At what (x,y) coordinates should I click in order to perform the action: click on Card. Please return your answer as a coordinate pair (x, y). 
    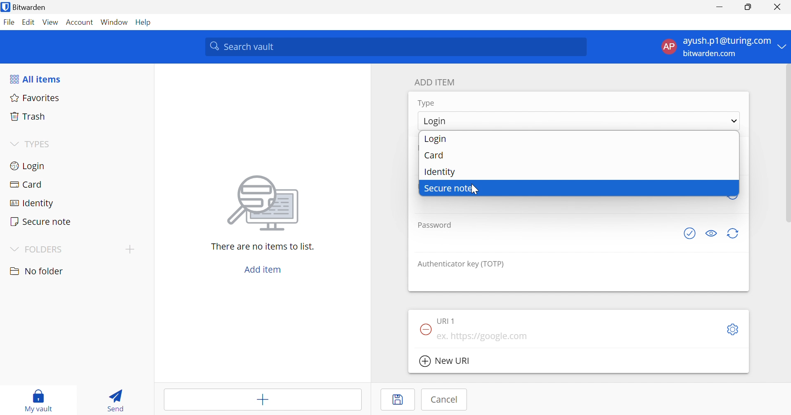
    Looking at the image, I should click on (28, 184).